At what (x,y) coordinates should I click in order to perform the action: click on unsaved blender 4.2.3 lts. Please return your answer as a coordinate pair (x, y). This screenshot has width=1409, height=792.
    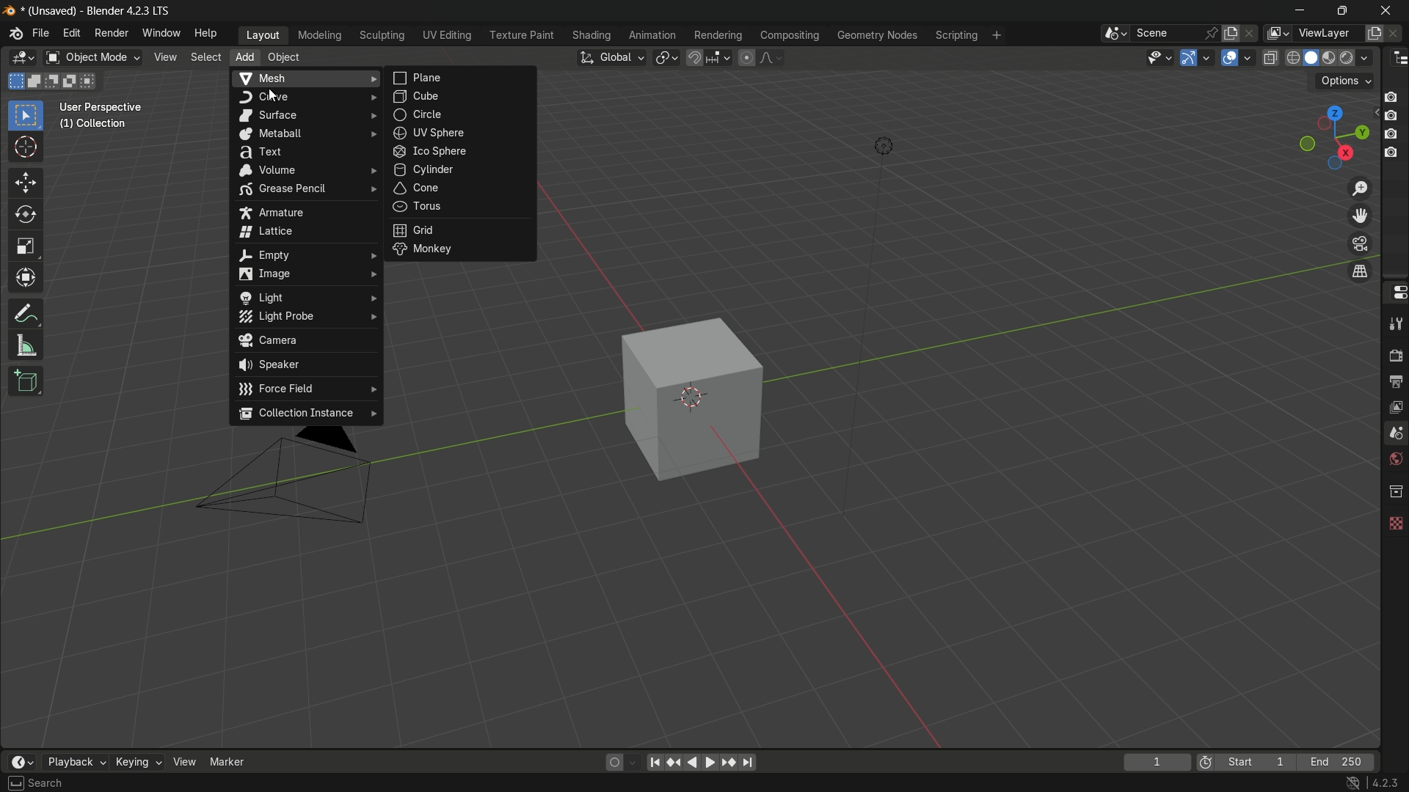
    Looking at the image, I should click on (101, 10).